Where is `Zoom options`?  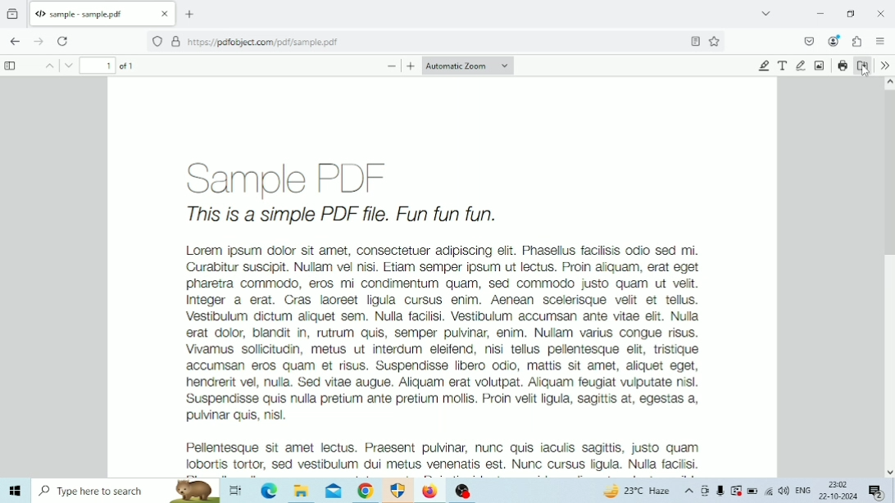 Zoom options is located at coordinates (467, 66).